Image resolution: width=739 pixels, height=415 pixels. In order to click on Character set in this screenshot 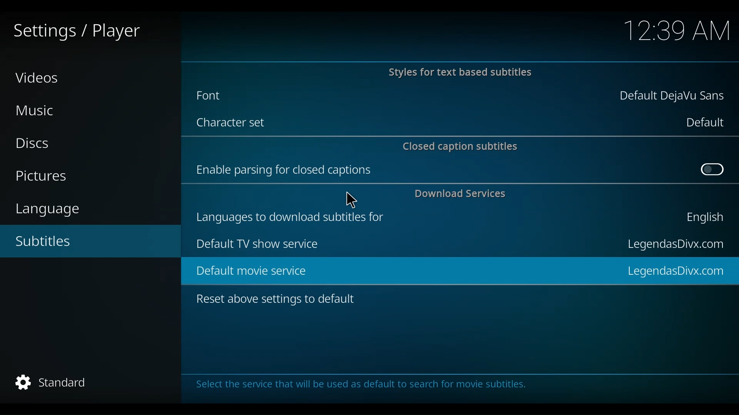, I will do `click(234, 124)`.